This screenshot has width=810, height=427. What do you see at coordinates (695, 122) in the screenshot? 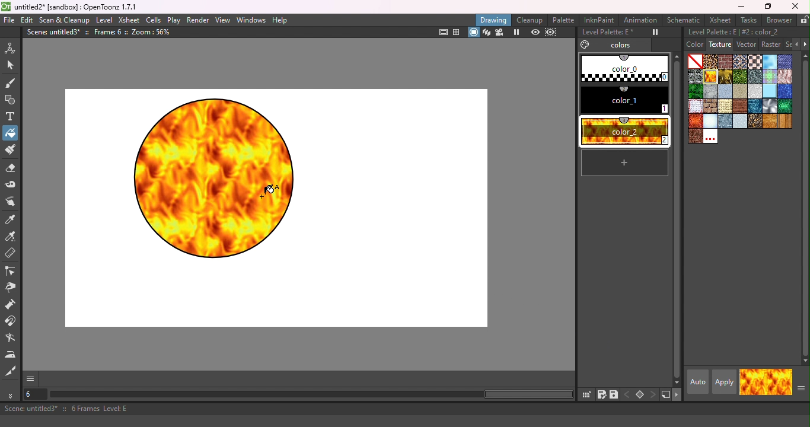
I see `snakeskinred.bmp` at bounding box center [695, 122].